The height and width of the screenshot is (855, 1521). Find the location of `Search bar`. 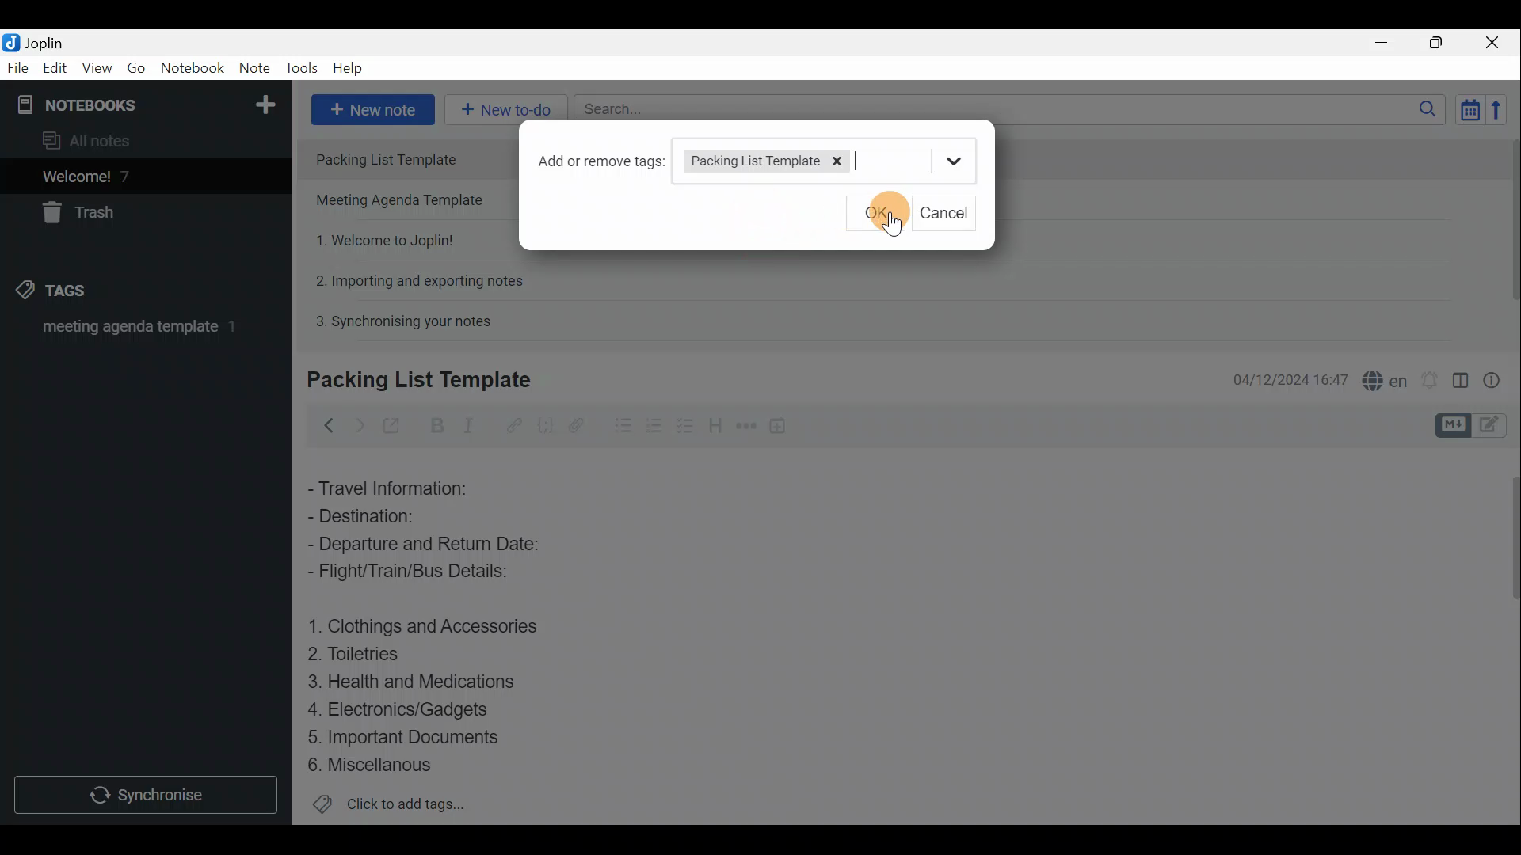

Search bar is located at coordinates (1005, 111).